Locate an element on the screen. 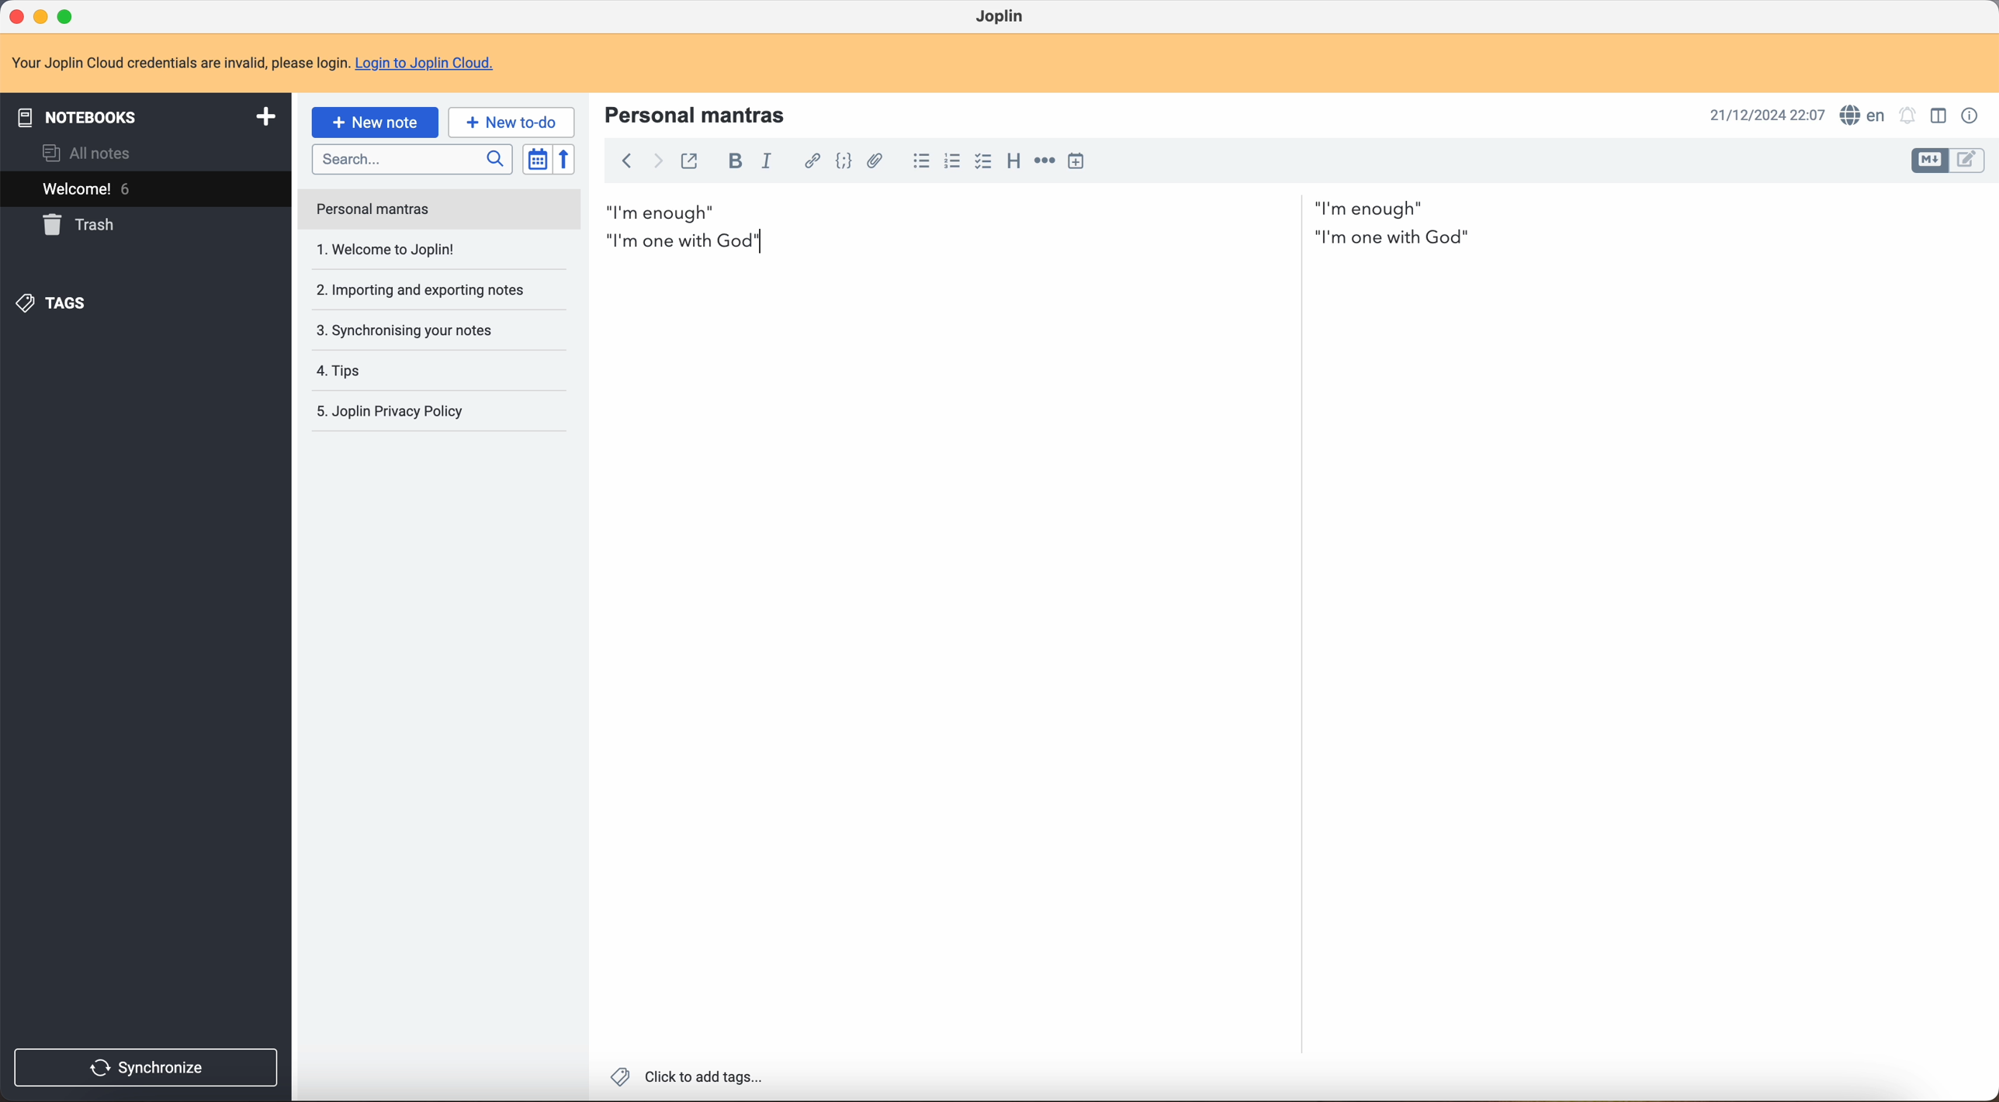 Image resolution: width=1999 pixels, height=1102 pixels. synchronise is located at coordinates (151, 1066).